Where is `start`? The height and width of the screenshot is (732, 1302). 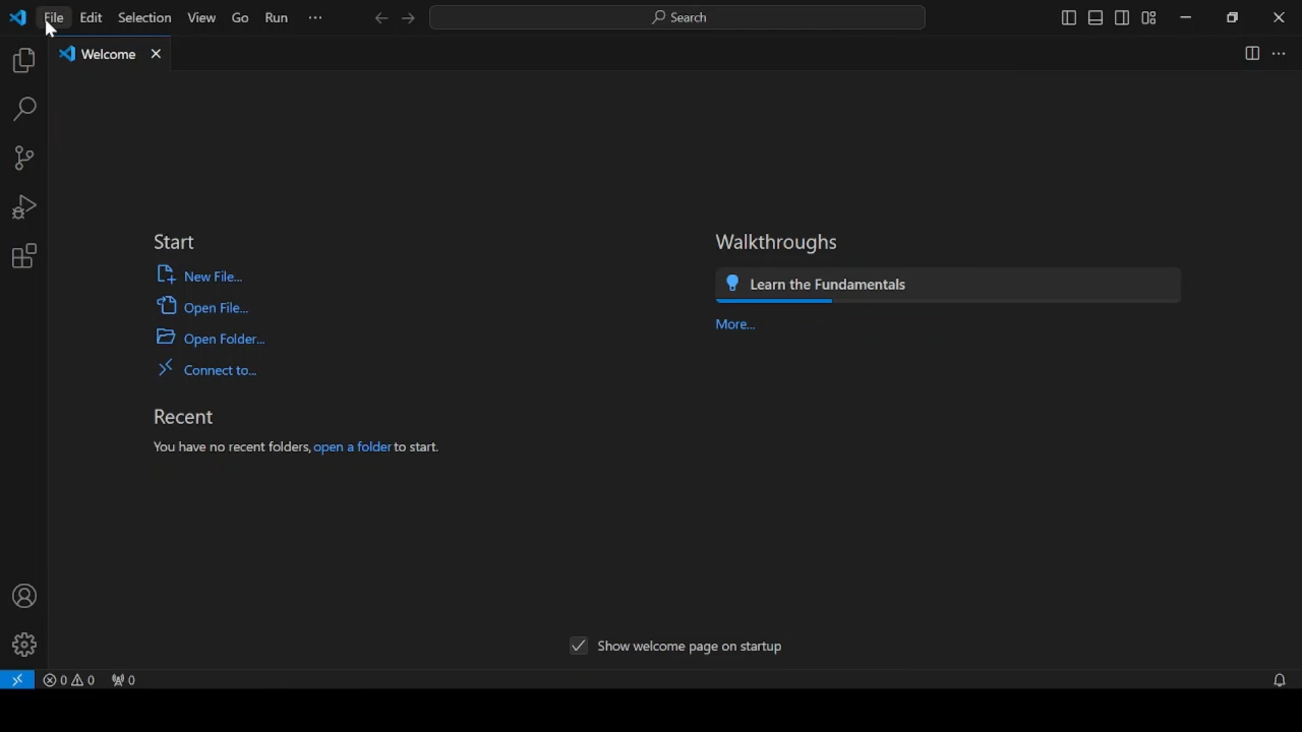 start is located at coordinates (176, 240).